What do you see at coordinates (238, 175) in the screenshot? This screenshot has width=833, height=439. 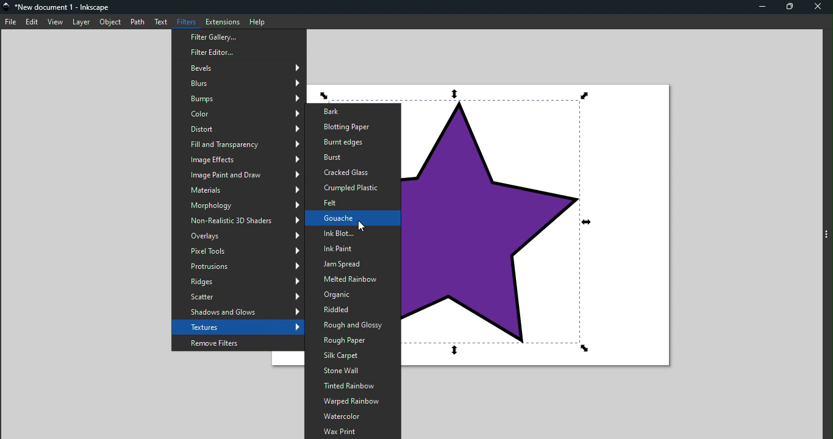 I see `Image Paint and draw` at bounding box center [238, 175].